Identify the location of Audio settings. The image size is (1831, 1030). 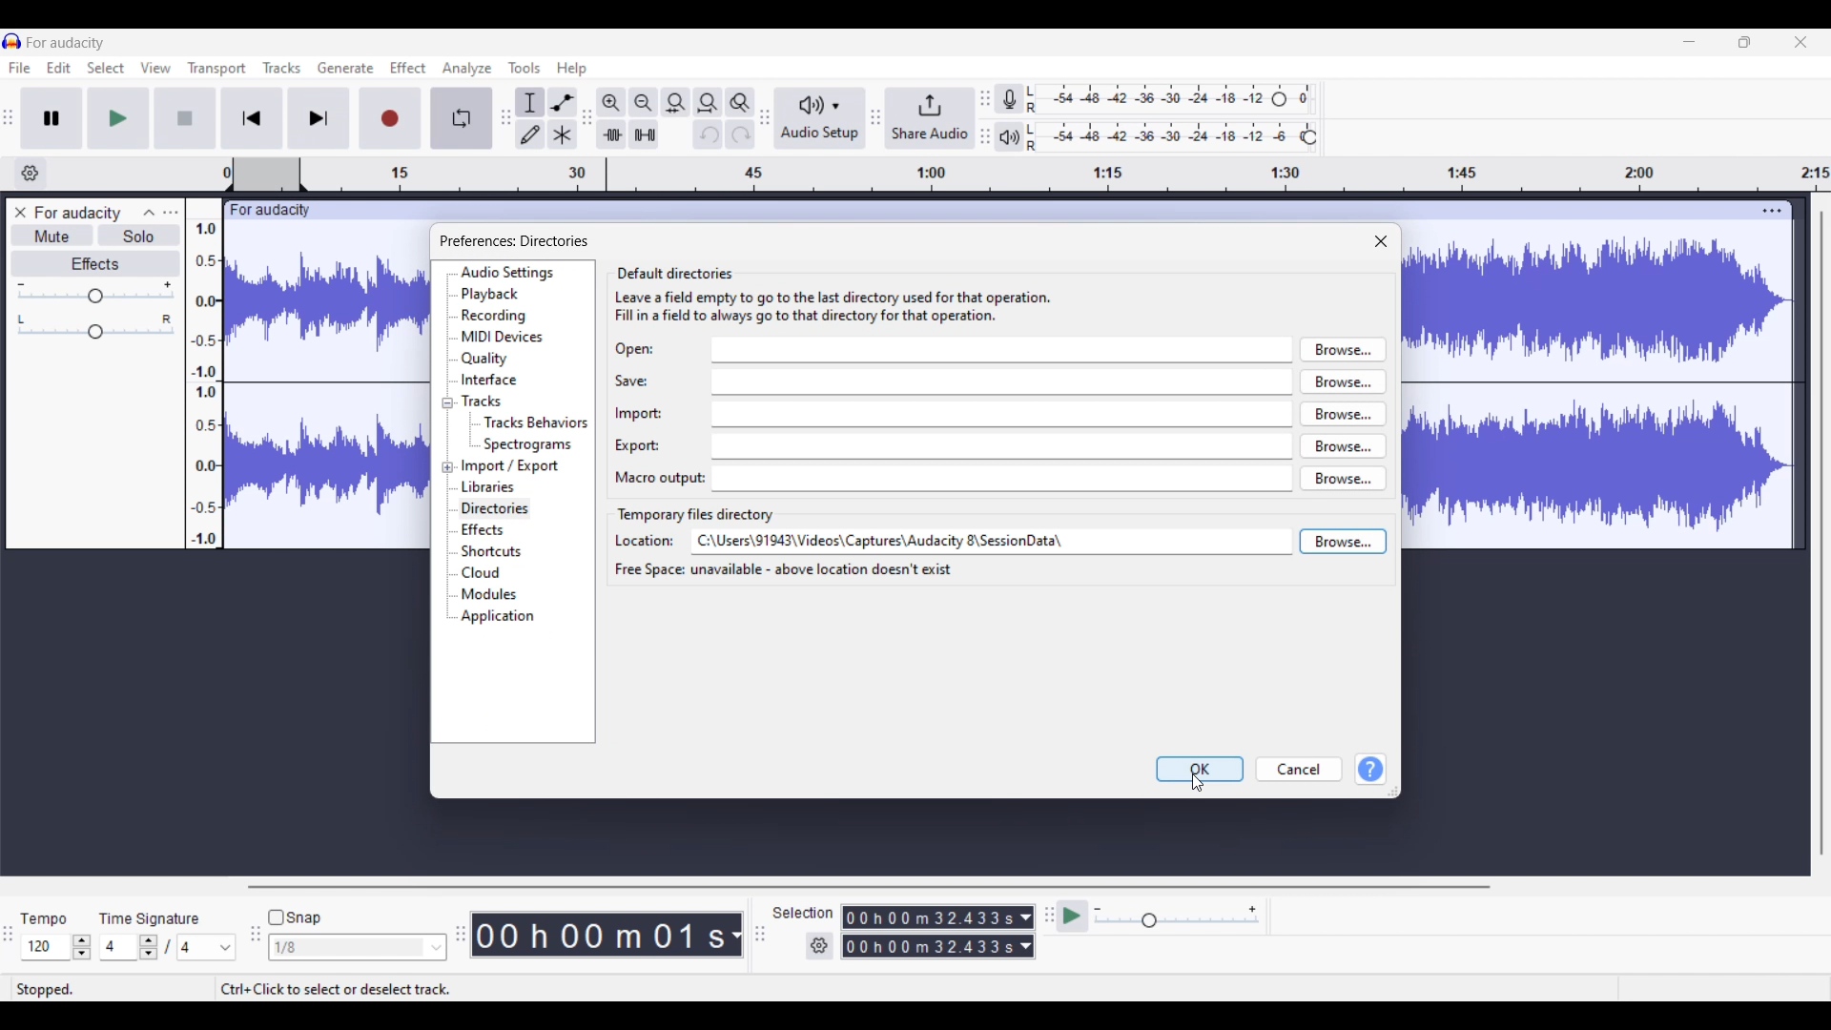
(508, 273).